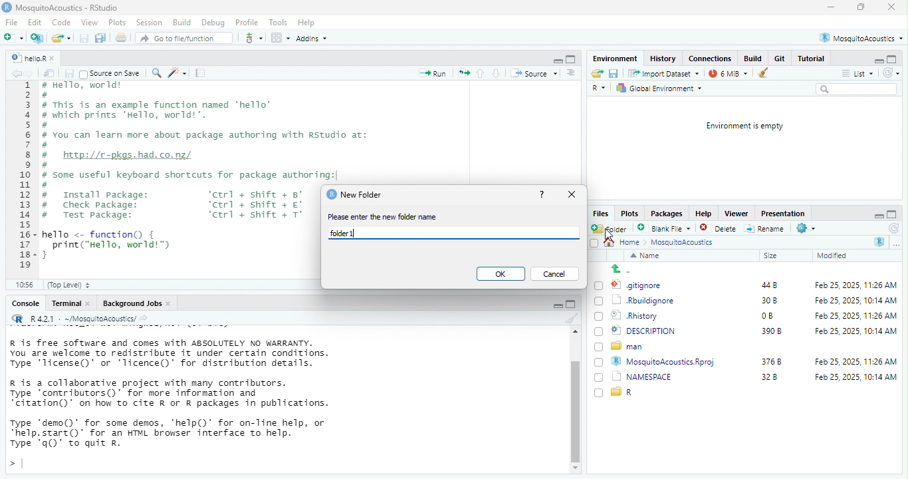  Describe the element at coordinates (598, 75) in the screenshot. I see `open an existing file` at that location.